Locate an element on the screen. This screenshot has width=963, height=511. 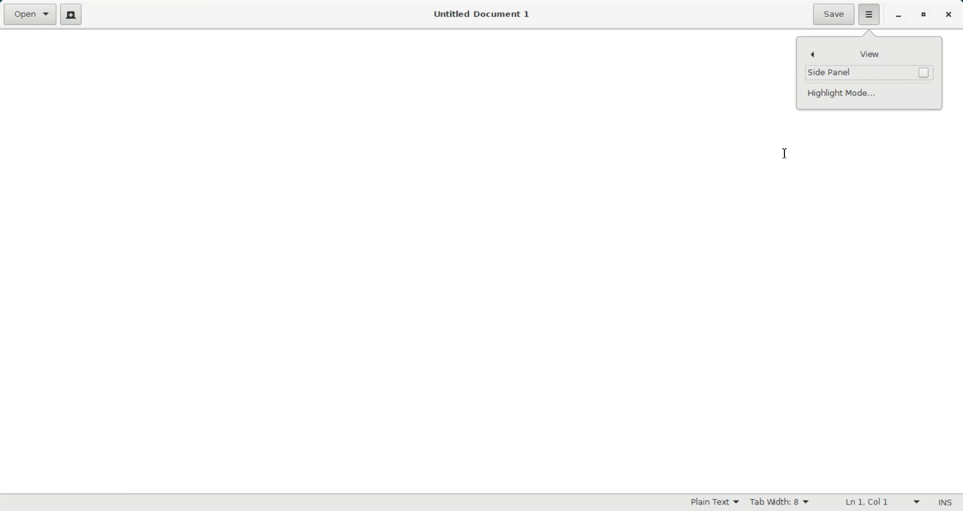
Highlight Mode is located at coordinates (869, 93).